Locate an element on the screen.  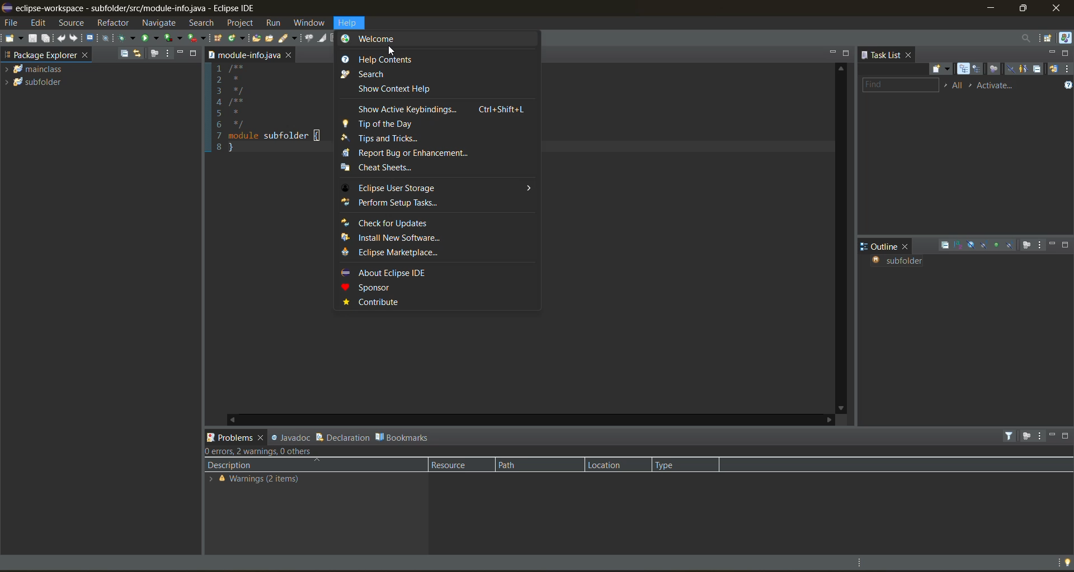
minimize is located at coordinates (832, 53).